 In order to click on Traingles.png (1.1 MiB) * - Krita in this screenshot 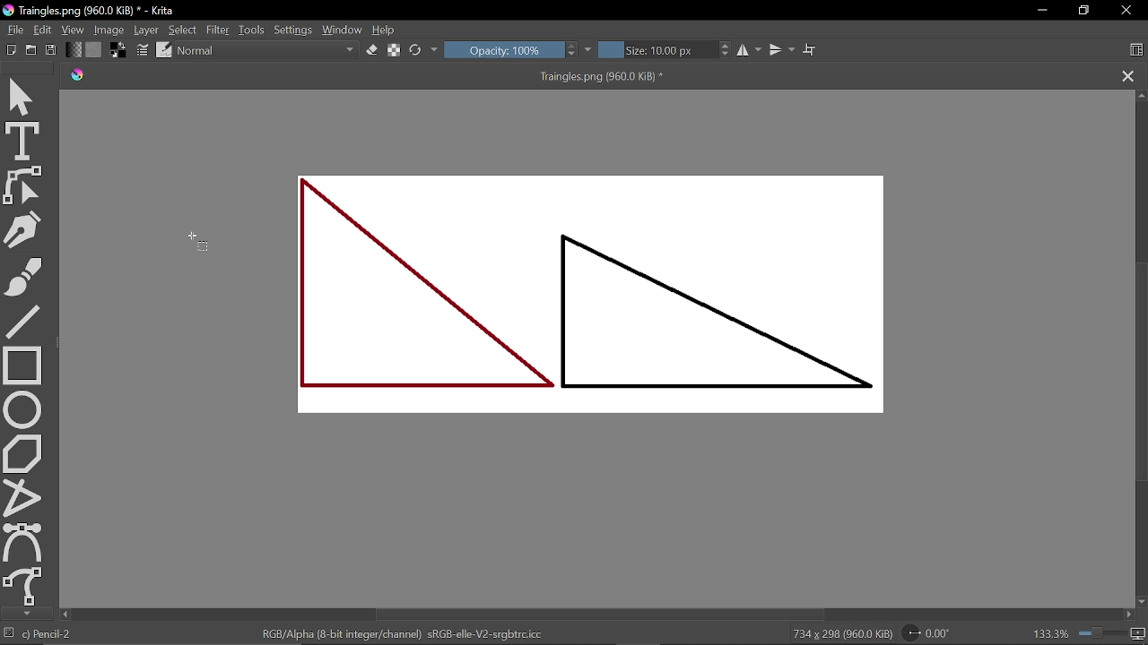, I will do `click(90, 11)`.